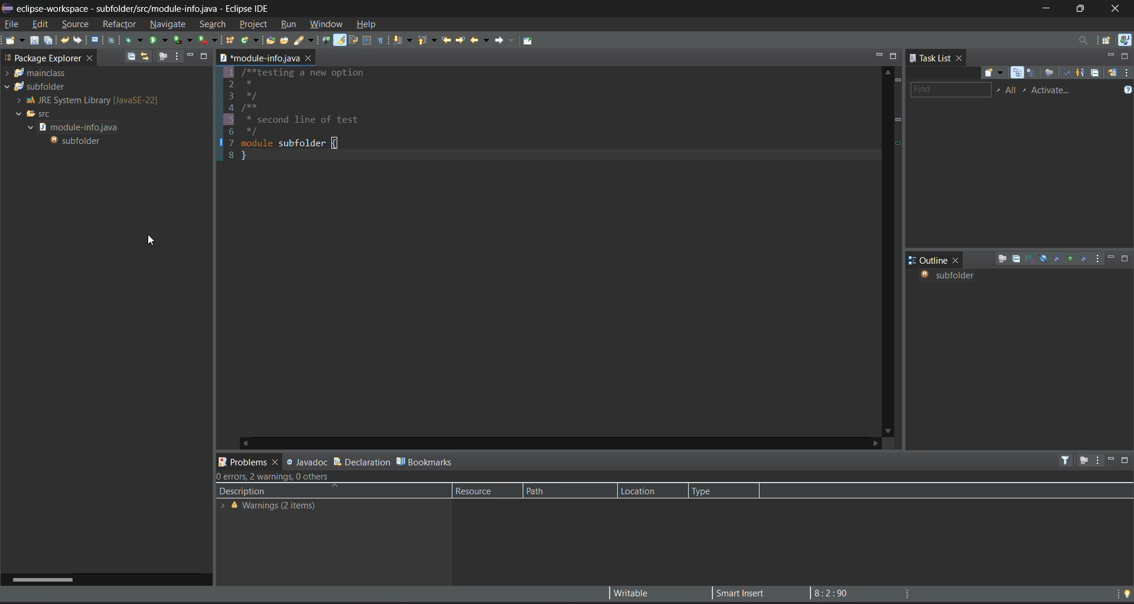 The height and width of the screenshot is (604, 1134). I want to click on Project Explorer, so click(41, 58).